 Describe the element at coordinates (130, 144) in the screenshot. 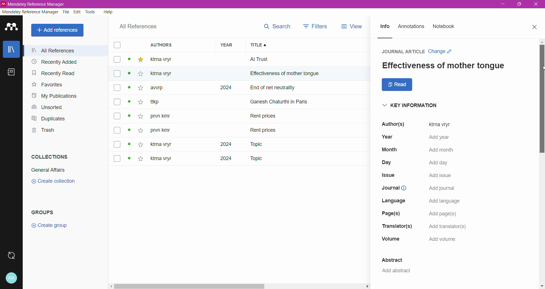

I see `dot ` at that location.